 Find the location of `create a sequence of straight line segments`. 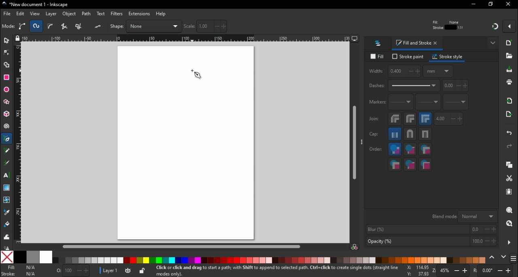

create a sequence of straight line segments is located at coordinates (66, 26).